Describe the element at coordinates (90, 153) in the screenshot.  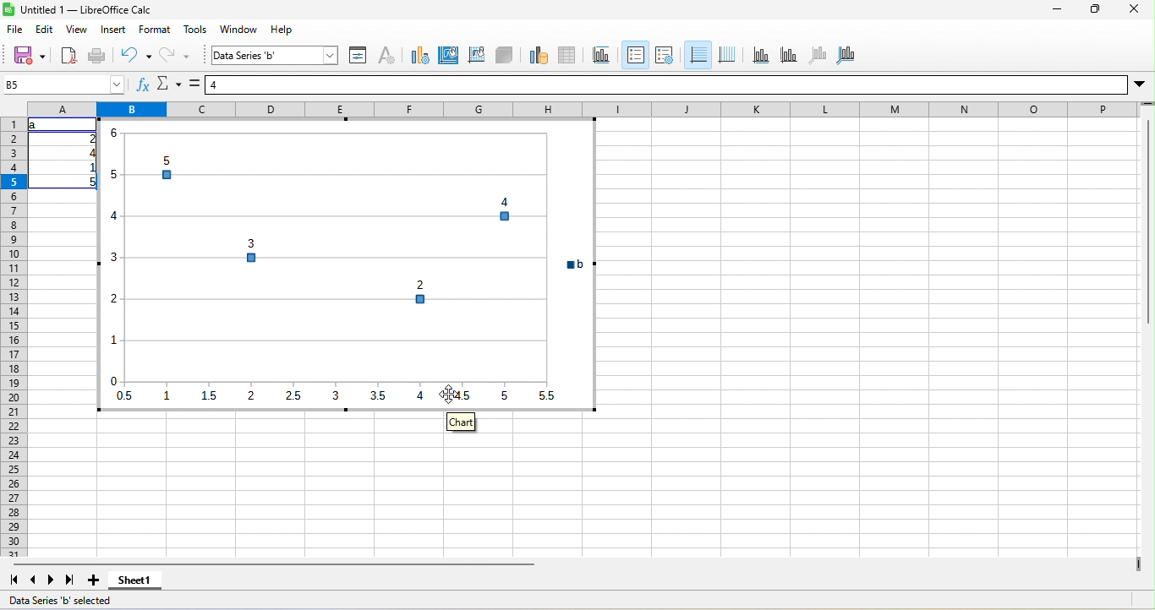
I see `4` at that location.